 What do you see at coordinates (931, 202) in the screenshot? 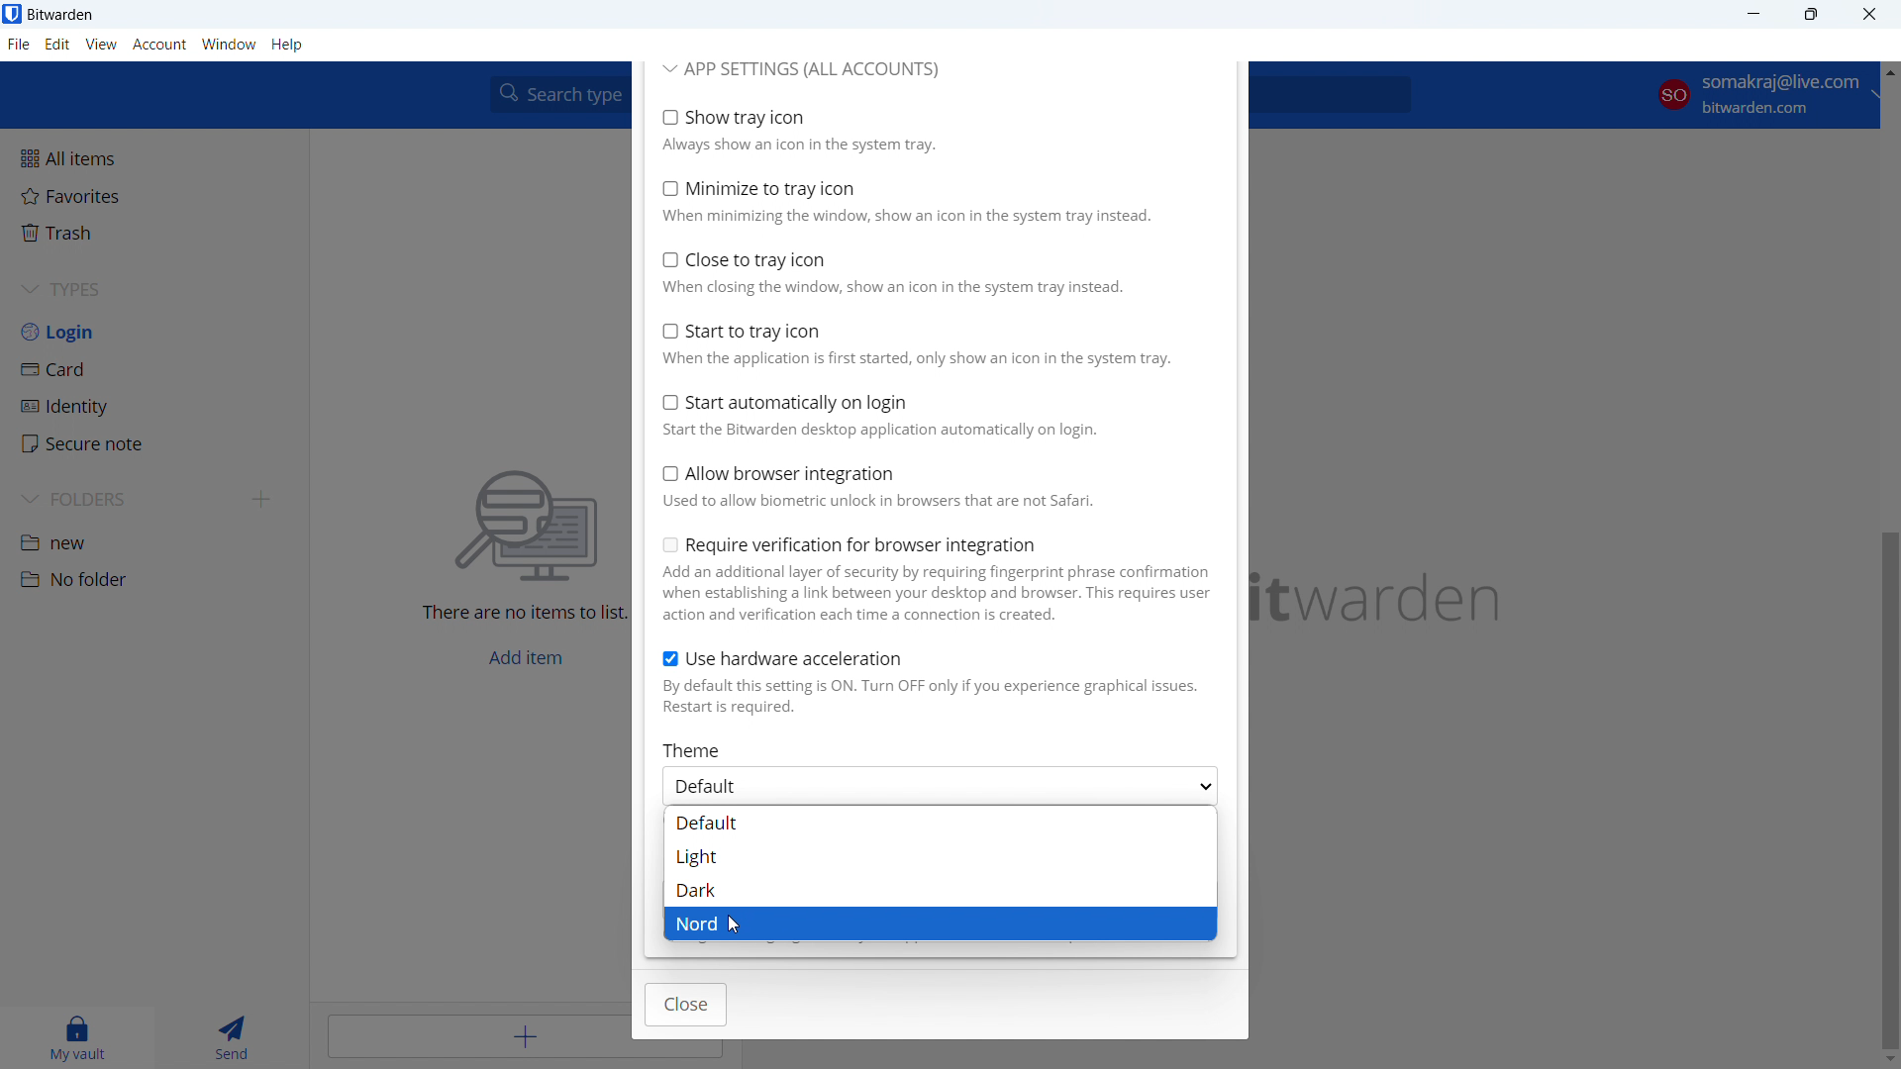
I see `minimize to tray icon` at bounding box center [931, 202].